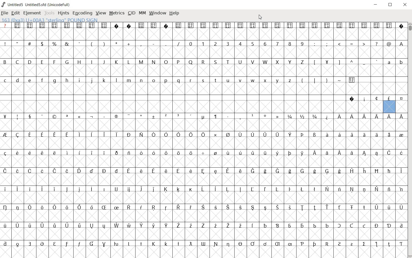 This screenshot has height=258, width=412. What do you see at coordinates (265, 116) in the screenshot?
I see `Symbol` at bounding box center [265, 116].